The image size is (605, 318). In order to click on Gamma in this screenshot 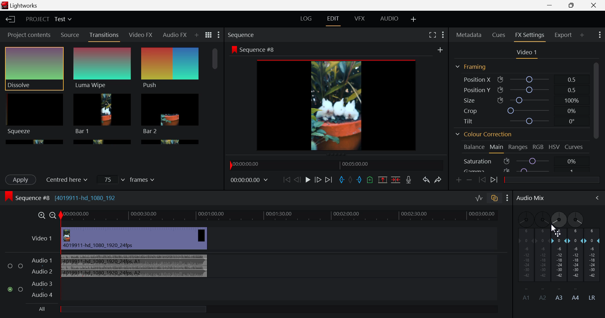, I will do `click(522, 170)`.